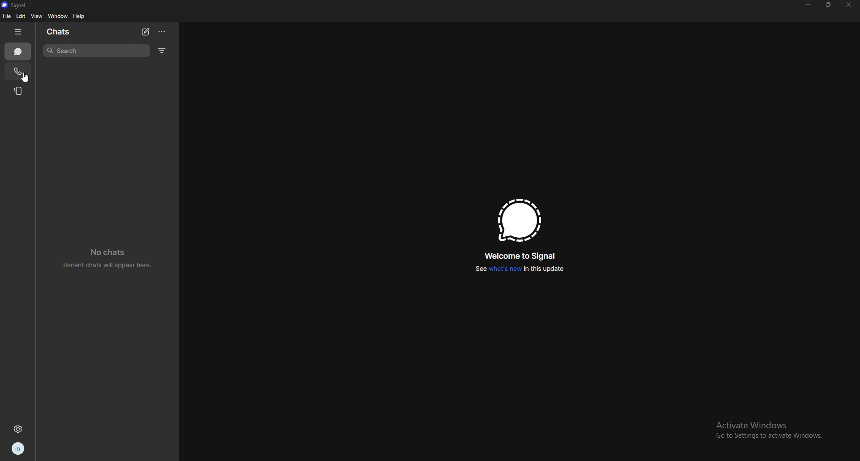 Image resolution: width=860 pixels, height=461 pixels. Describe the element at coordinates (22, 5) in the screenshot. I see `signal` at that location.